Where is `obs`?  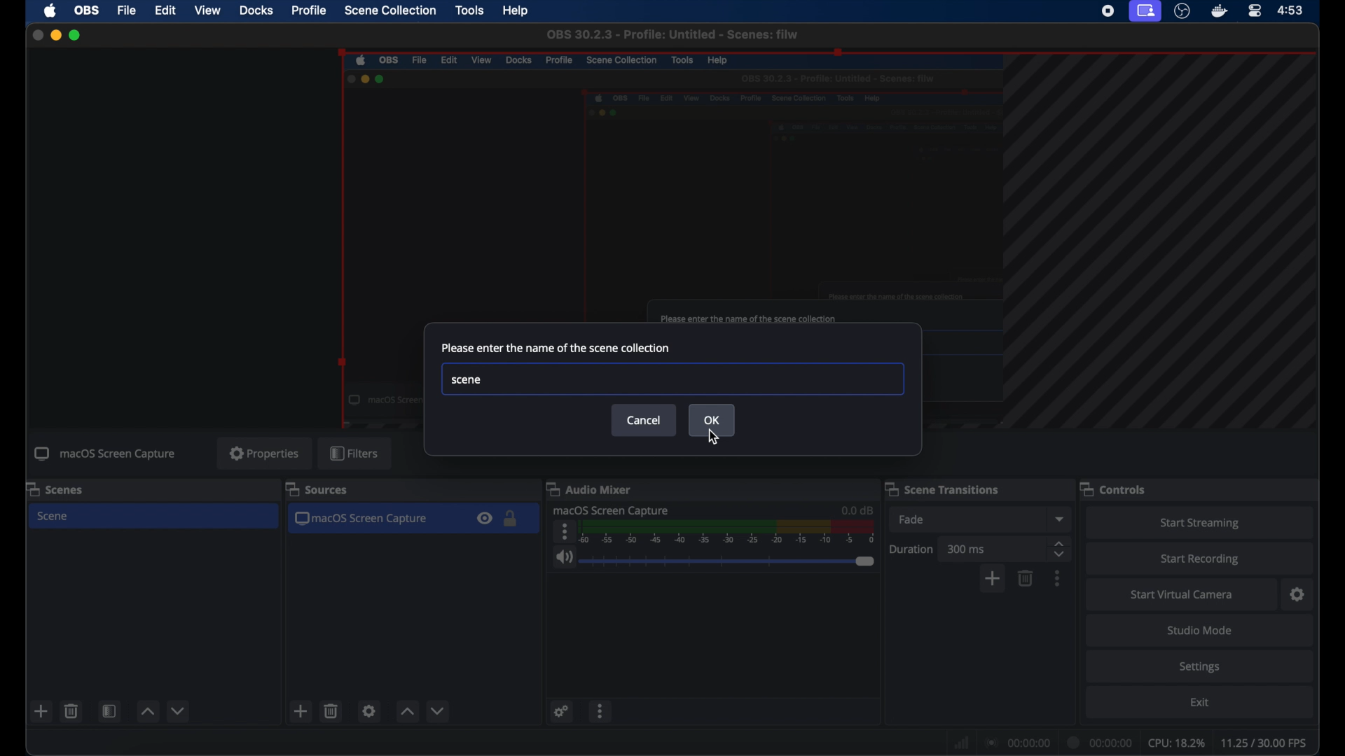
obs is located at coordinates (87, 10).